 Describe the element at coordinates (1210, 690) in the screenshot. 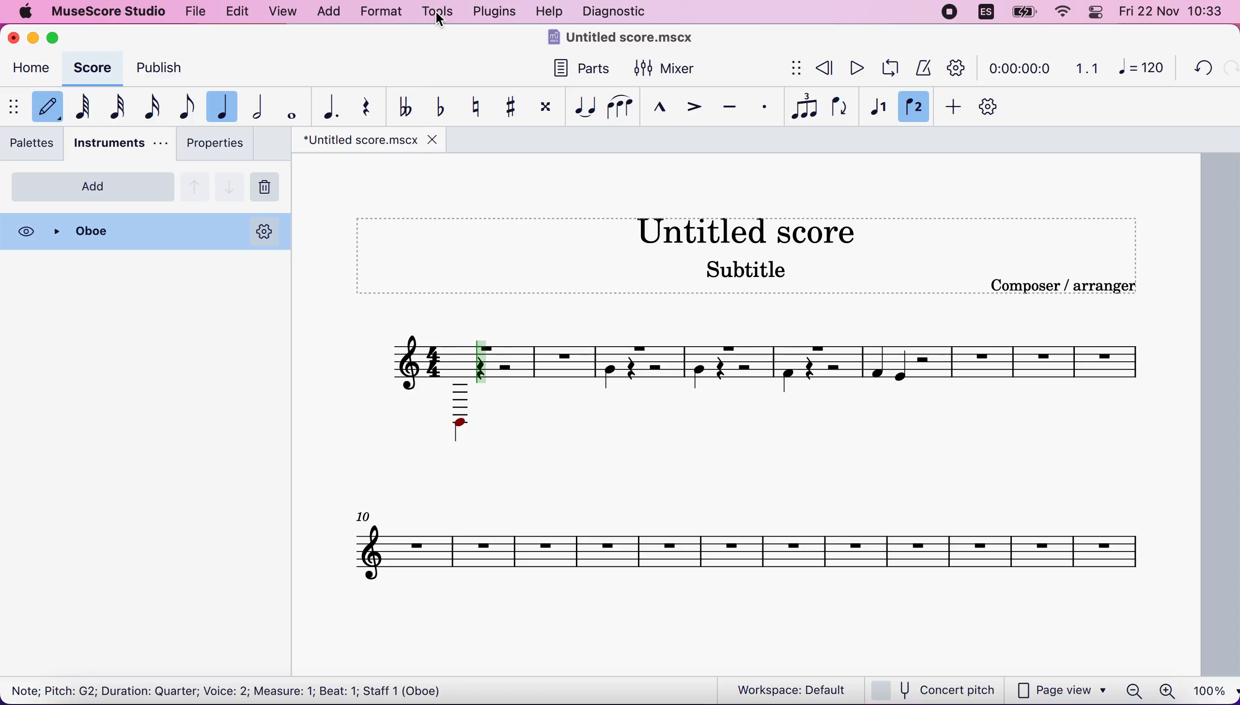

I see `100%` at that location.